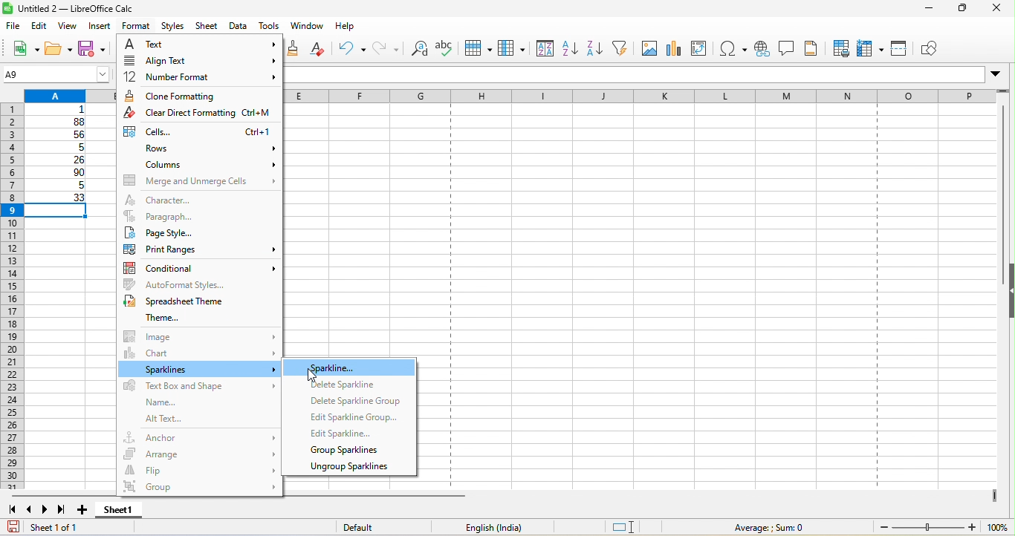 This screenshot has width=1015, height=536. What do you see at coordinates (444, 52) in the screenshot?
I see `spelling` at bounding box center [444, 52].